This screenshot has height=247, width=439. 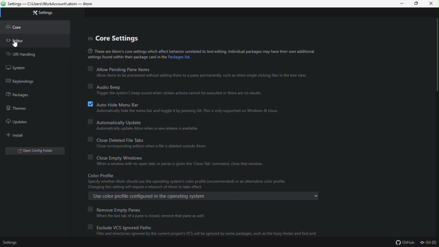 I want to click on “Trigger the system's beep sound when certain actions cannot be executed or there are no results., so click(x=178, y=94).